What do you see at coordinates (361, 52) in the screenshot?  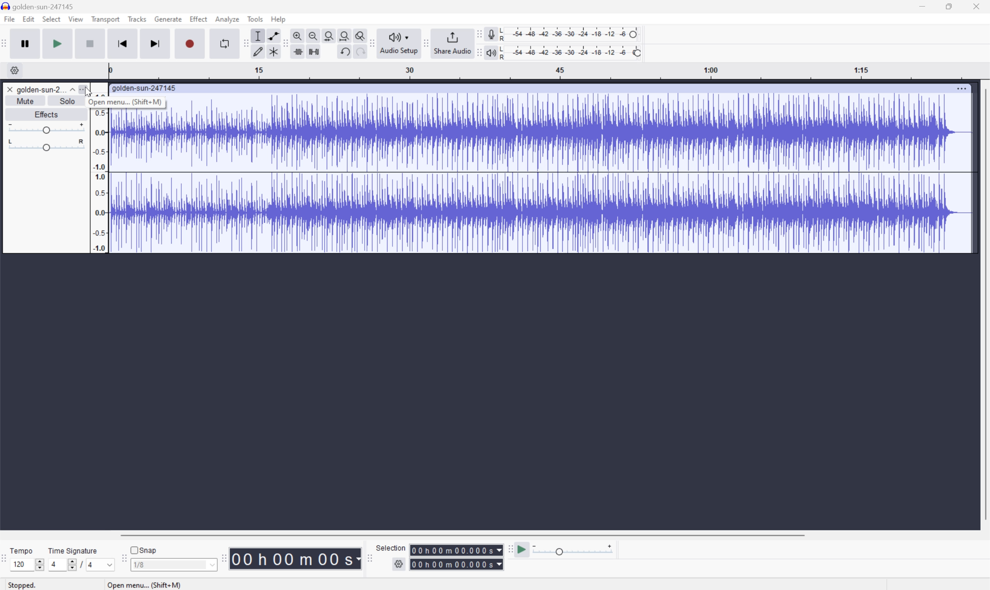 I see `Redo` at bounding box center [361, 52].